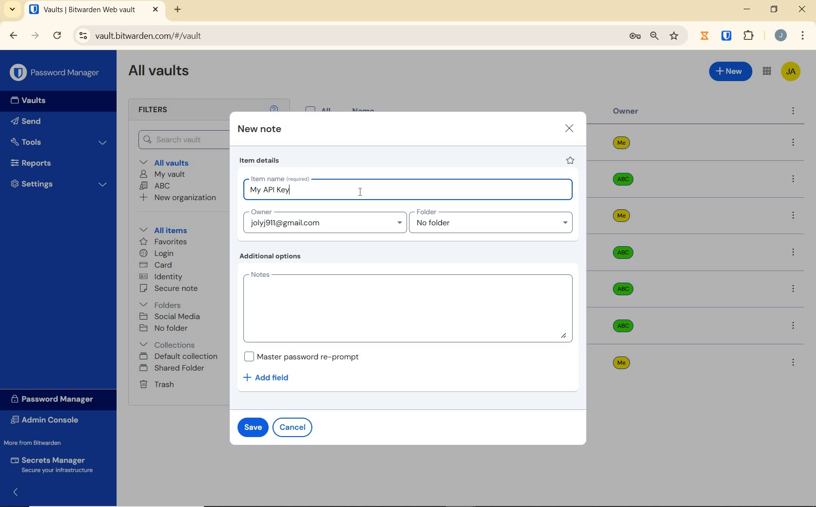 The width and height of the screenshot is (816, 507). Describe the element at coordinates (294, 427) in the screenshot. I see `cancel` at that location.